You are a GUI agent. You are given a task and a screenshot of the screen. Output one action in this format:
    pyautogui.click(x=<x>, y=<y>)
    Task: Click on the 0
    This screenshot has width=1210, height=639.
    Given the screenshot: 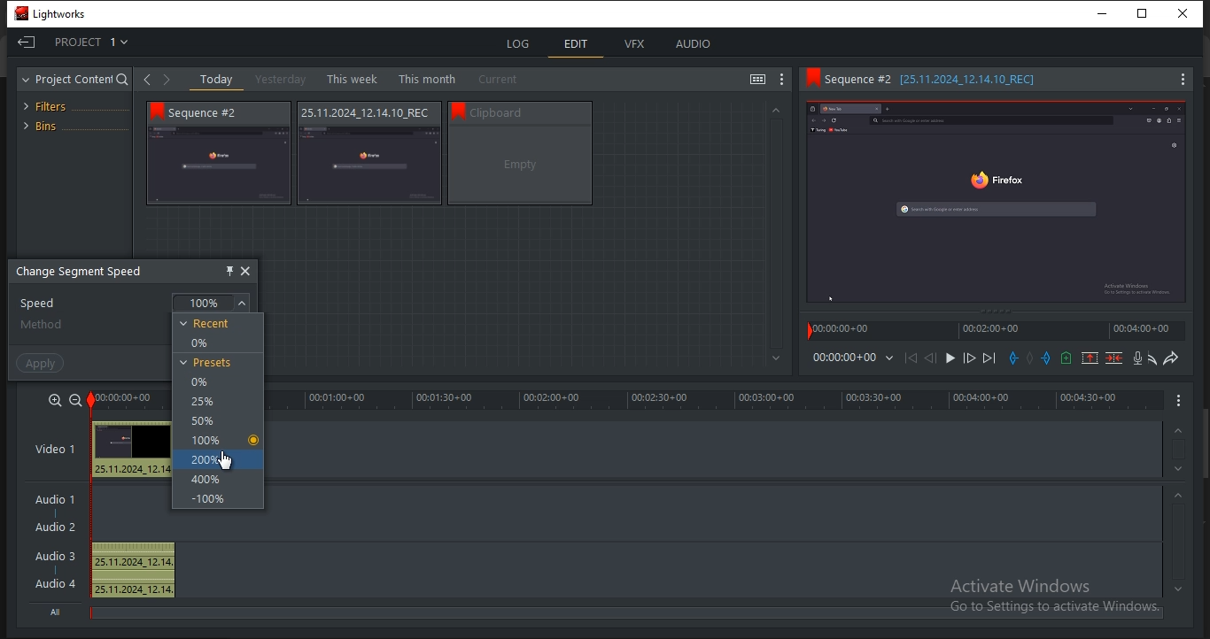 What is the action you would take?
    pyautogui.click(x=206, y=382)
    